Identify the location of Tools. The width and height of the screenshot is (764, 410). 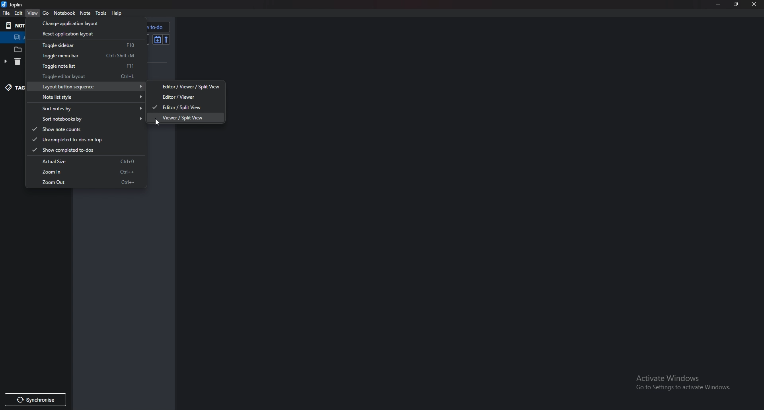
(101, 13).